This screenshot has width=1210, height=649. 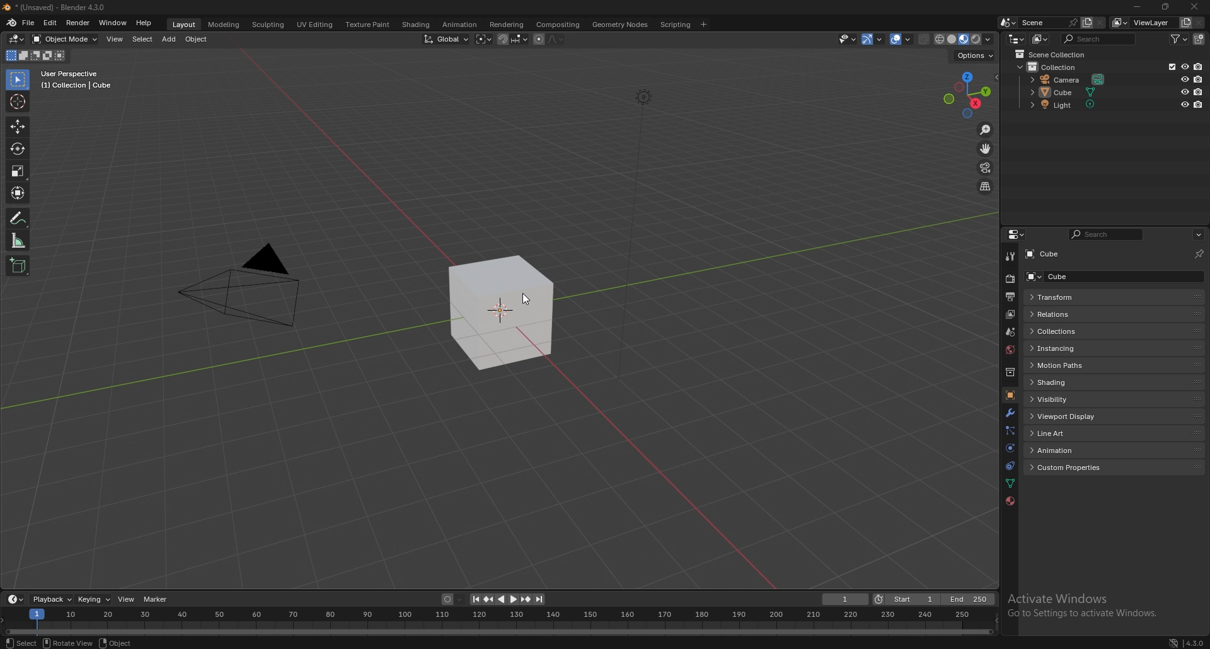 I want to click on viewport display, so click(x=1071, y=416).